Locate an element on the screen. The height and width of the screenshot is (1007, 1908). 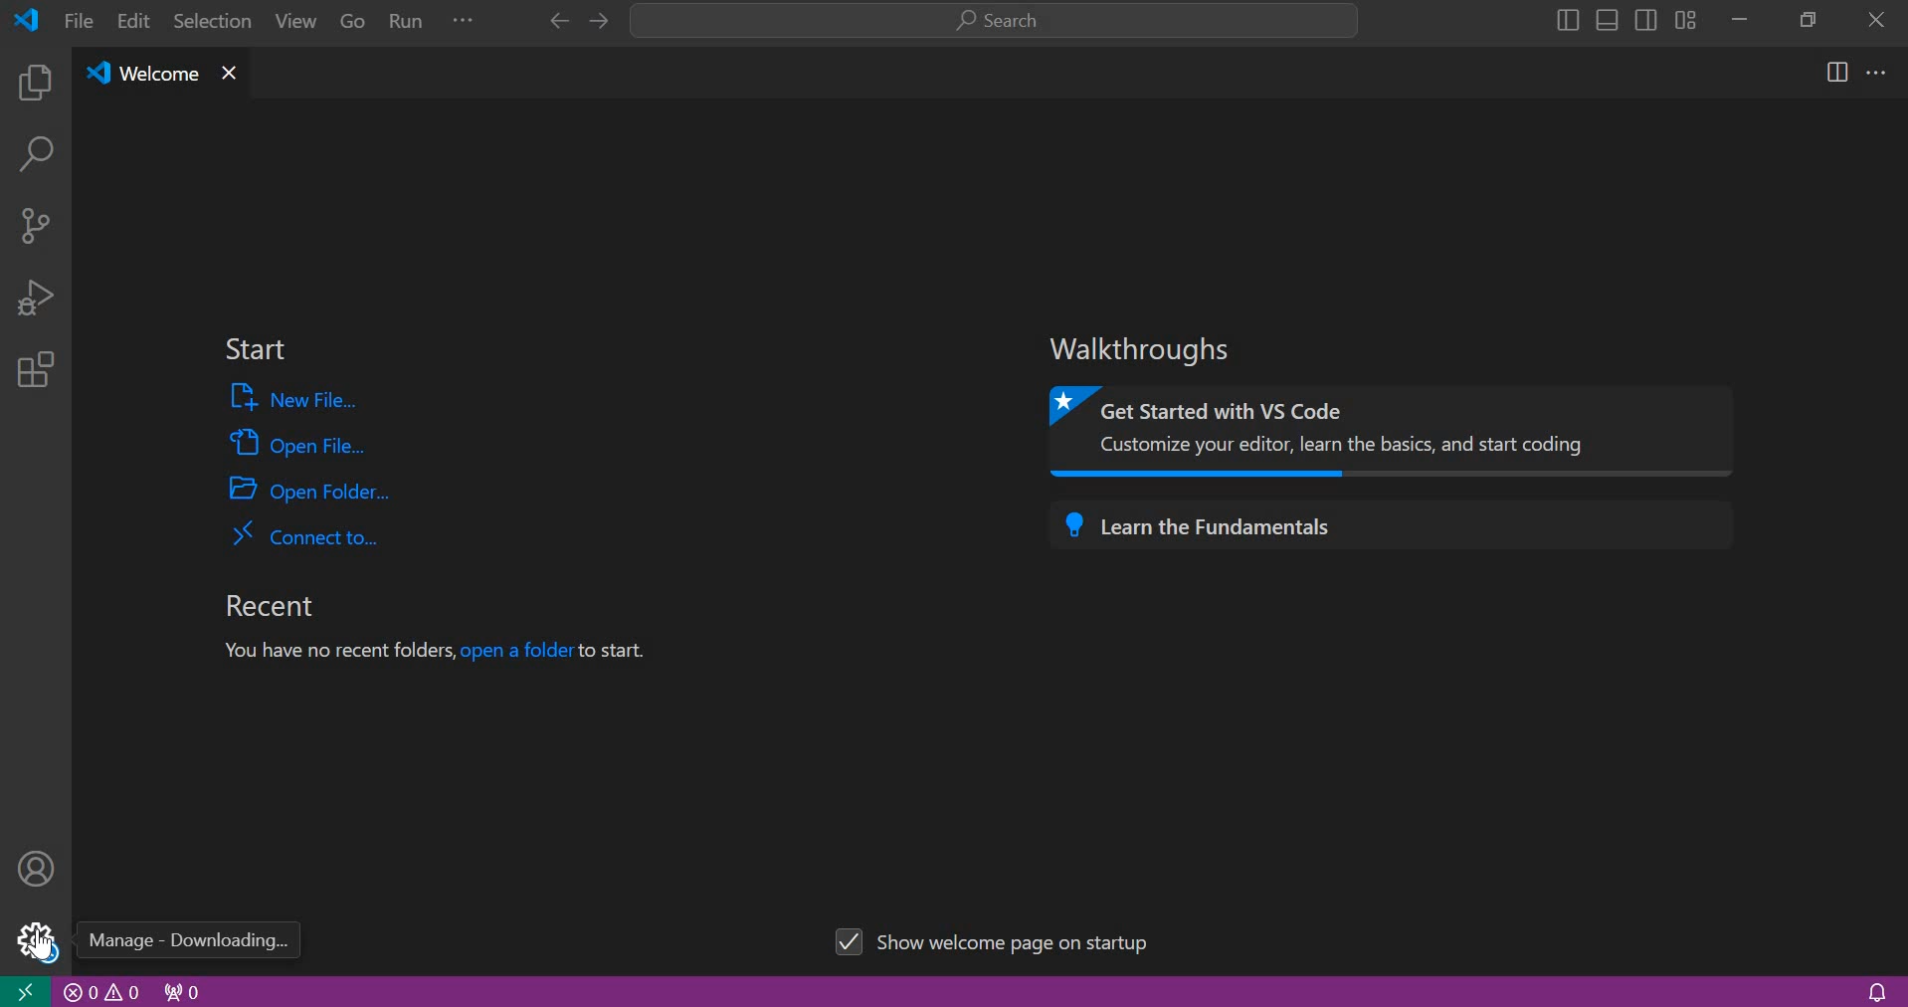
open a remote window is located at coordinates (24, 990).